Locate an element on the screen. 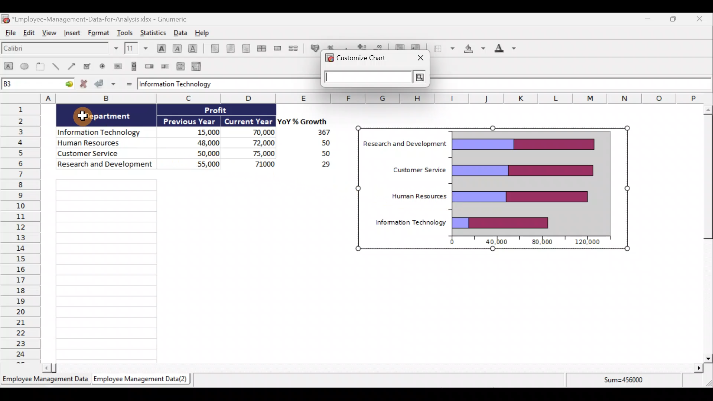  Customer Service is located at coordinates (414, 171).